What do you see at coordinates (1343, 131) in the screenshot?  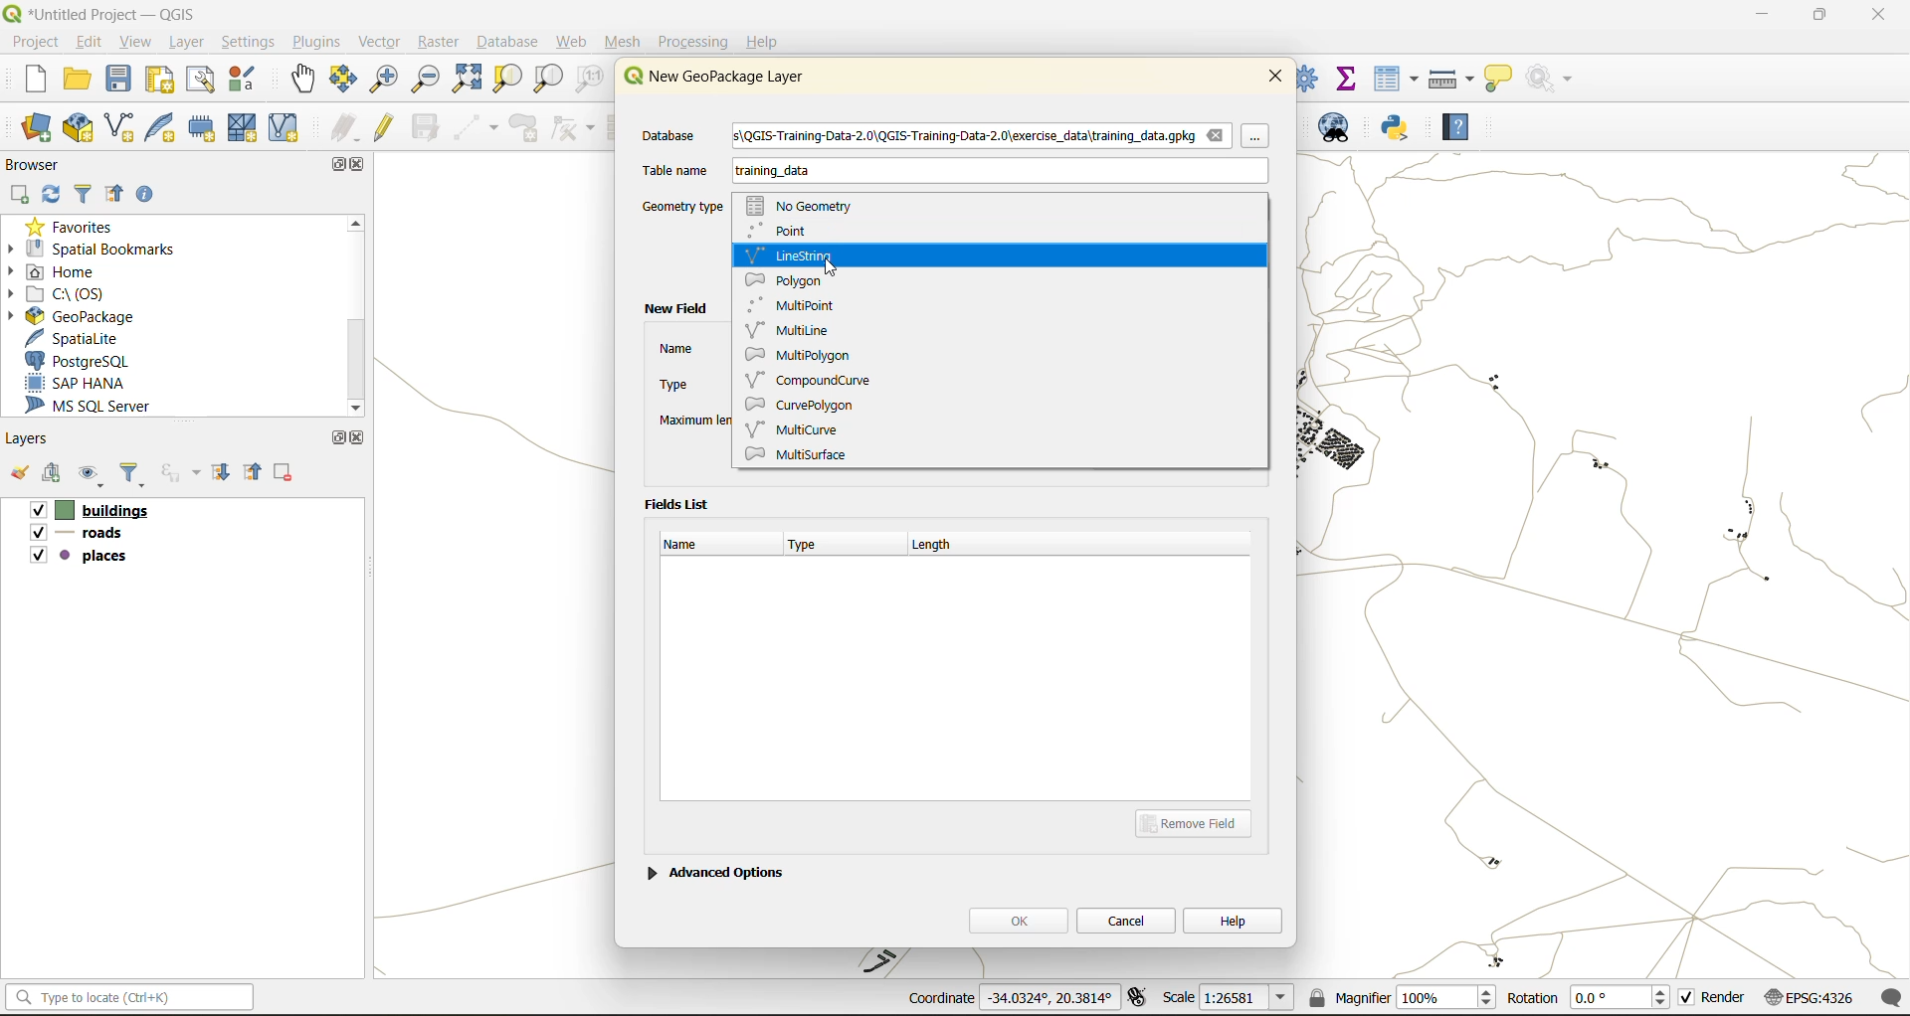 I see `metasearch` at bounding box center [1343, 131].